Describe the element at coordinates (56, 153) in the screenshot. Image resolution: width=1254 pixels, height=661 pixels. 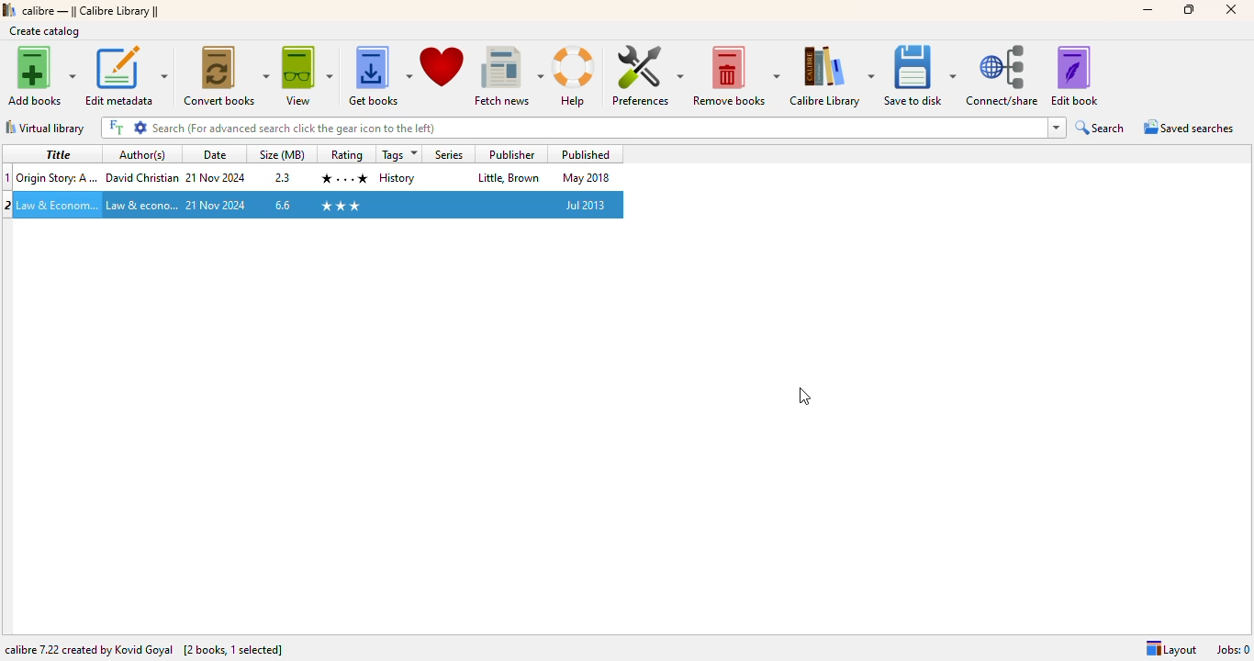
I see `title` at that location.